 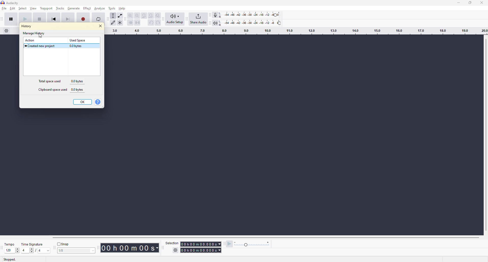 I want to click on record meter, so click(x=217, y=14).